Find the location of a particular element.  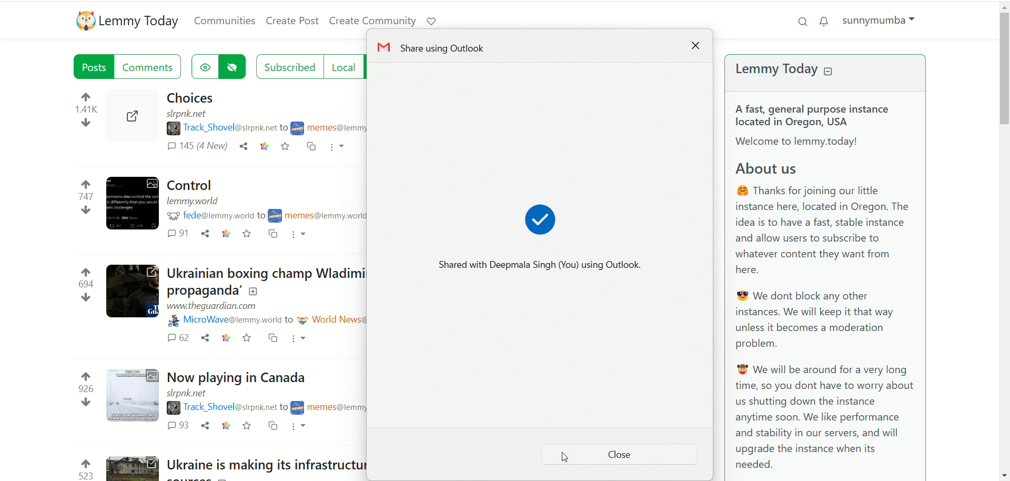

Post on "Control" is located at coordinates (194, 185).